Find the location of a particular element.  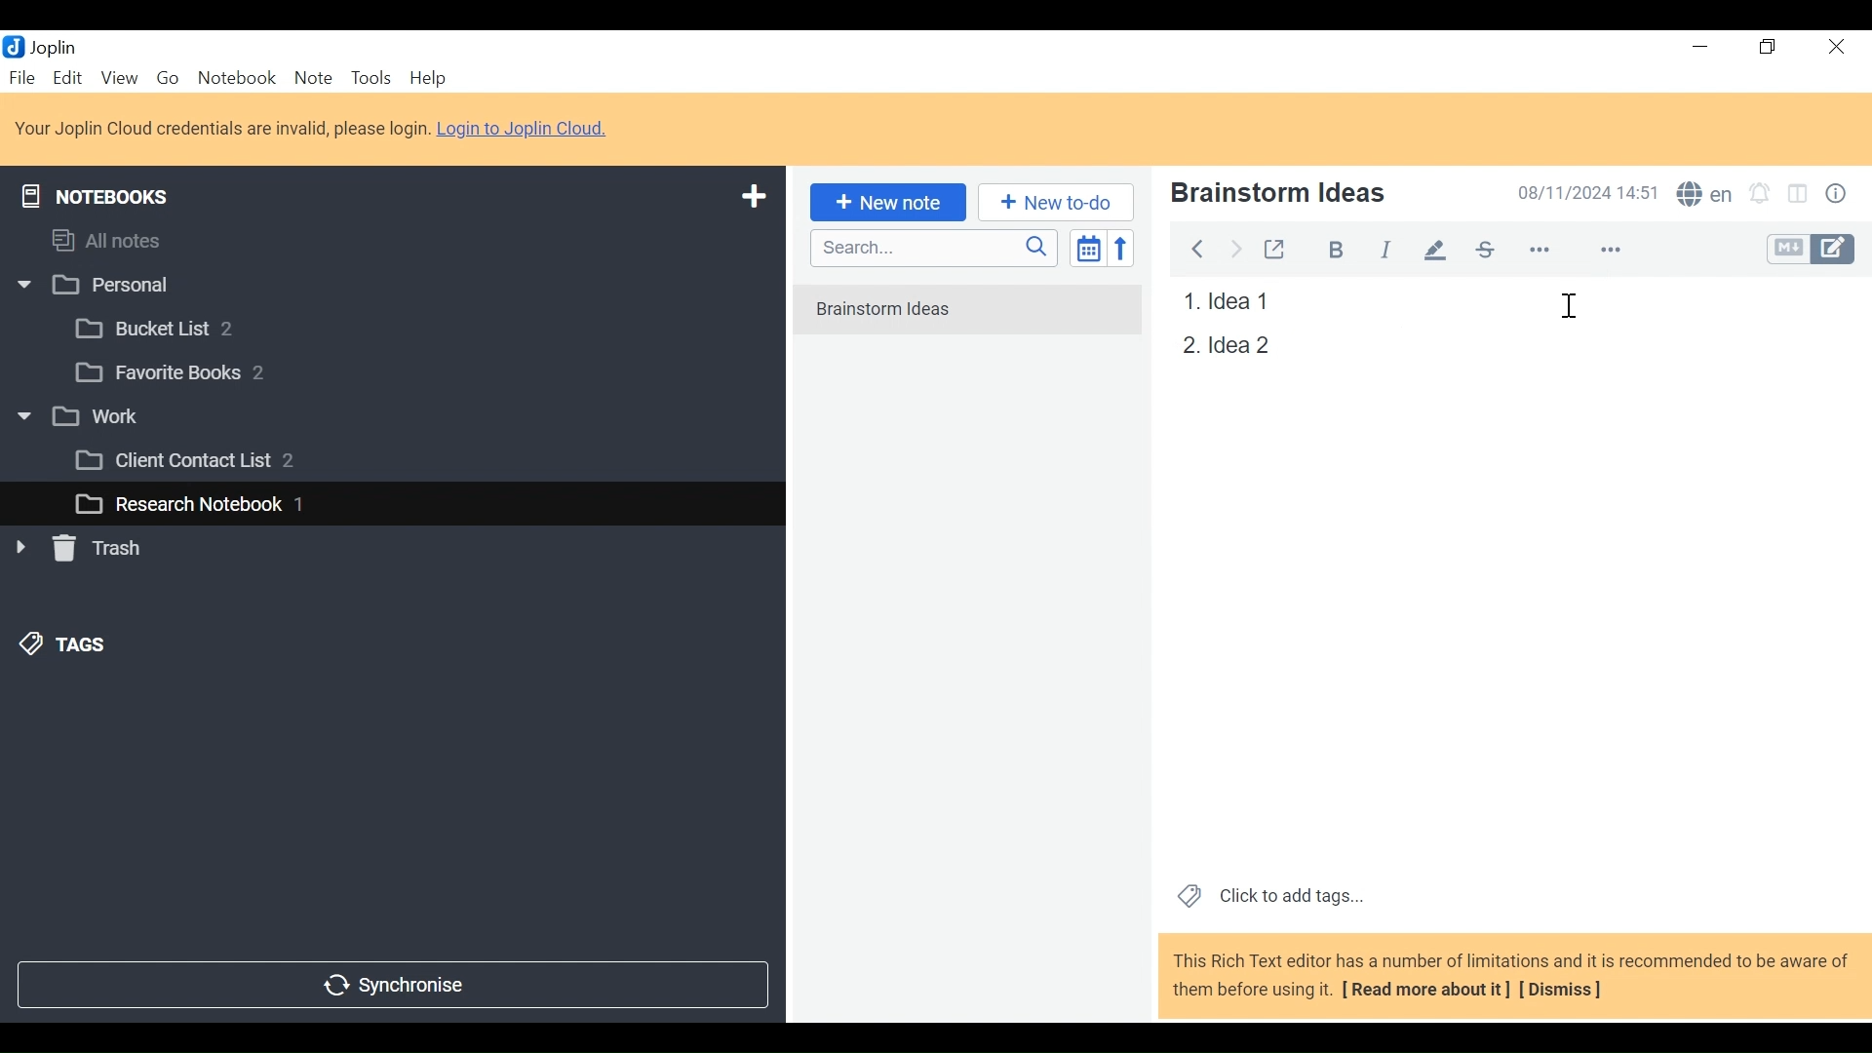

This Rich Text editor has a number of limitations and it is recommended to be aware of
them before using it. [ Read more about it] [Dismiss] is located at coordinates (1511, 975).